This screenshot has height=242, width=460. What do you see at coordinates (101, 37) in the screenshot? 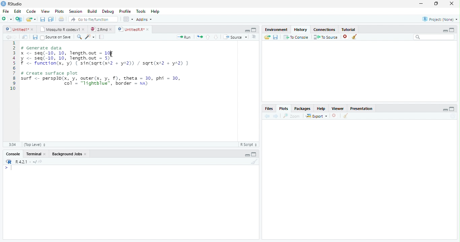
I see `Compile Report` at bounding box center [101, 37].